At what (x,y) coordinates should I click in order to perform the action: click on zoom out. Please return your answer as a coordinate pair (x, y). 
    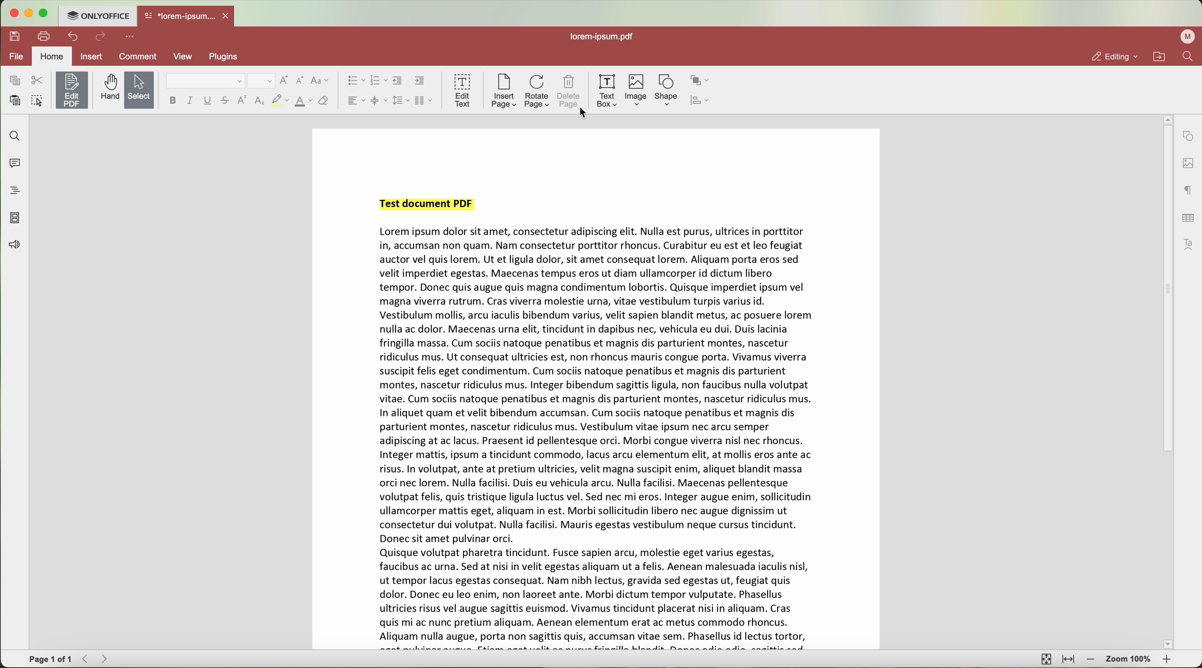
    Looking at the image, I should click on (1093, 661).